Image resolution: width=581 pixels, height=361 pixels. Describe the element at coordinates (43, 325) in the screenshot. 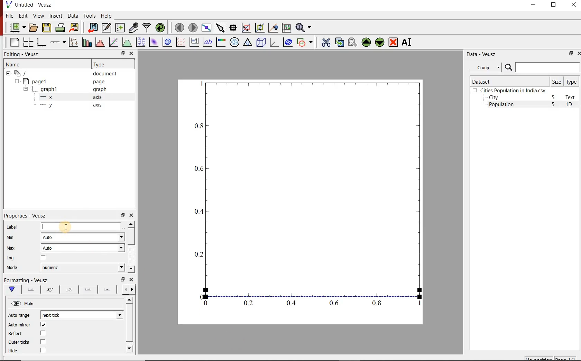

I see `check/uncheck` at that location.